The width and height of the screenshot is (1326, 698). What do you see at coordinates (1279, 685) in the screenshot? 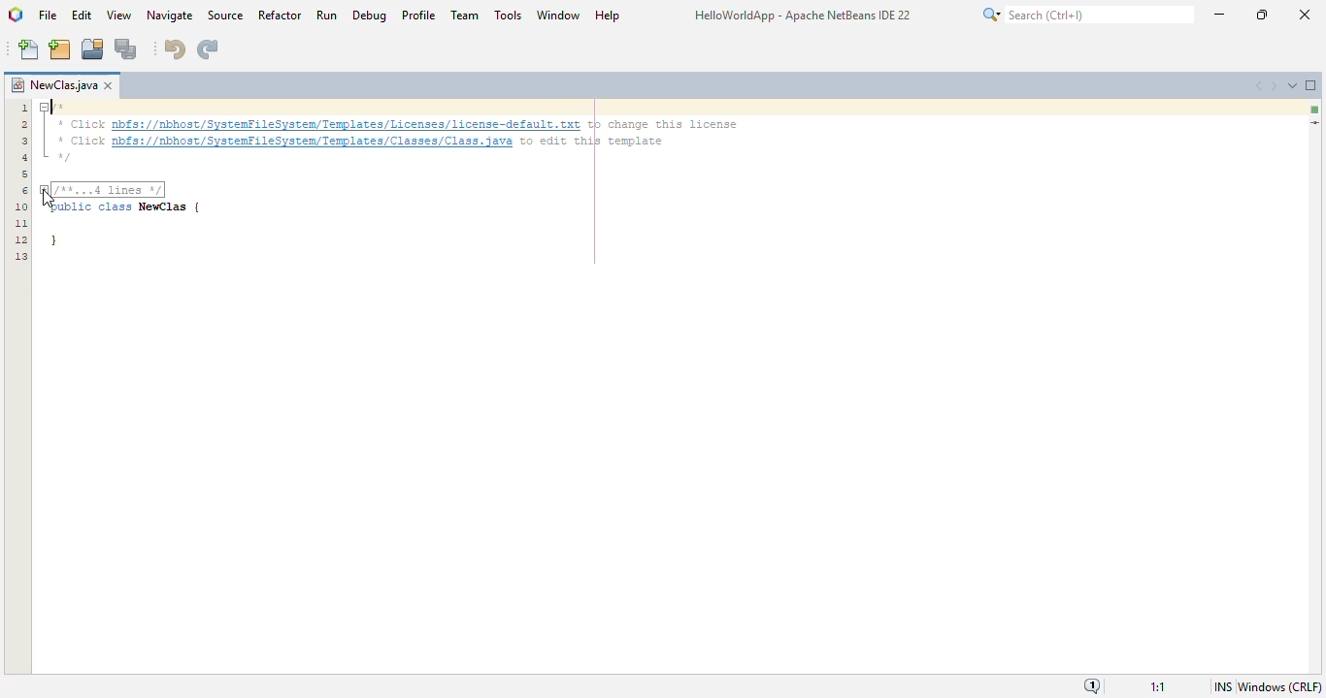
I see `Windows (CRLF)` at bounding box center [1279, 685].